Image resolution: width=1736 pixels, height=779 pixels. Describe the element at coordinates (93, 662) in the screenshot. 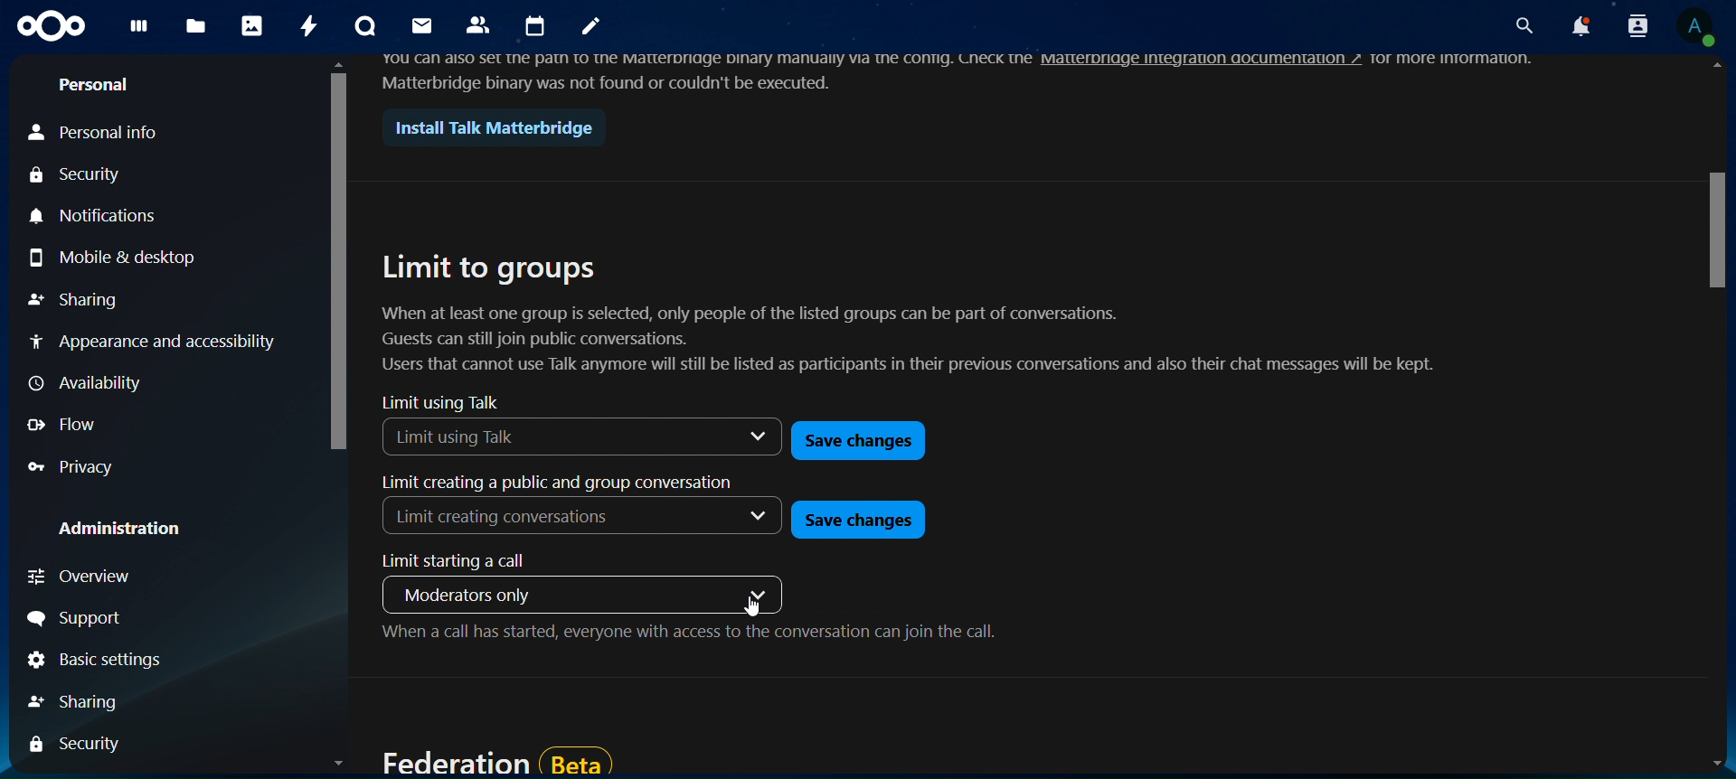

I see `basic settings` at that location.